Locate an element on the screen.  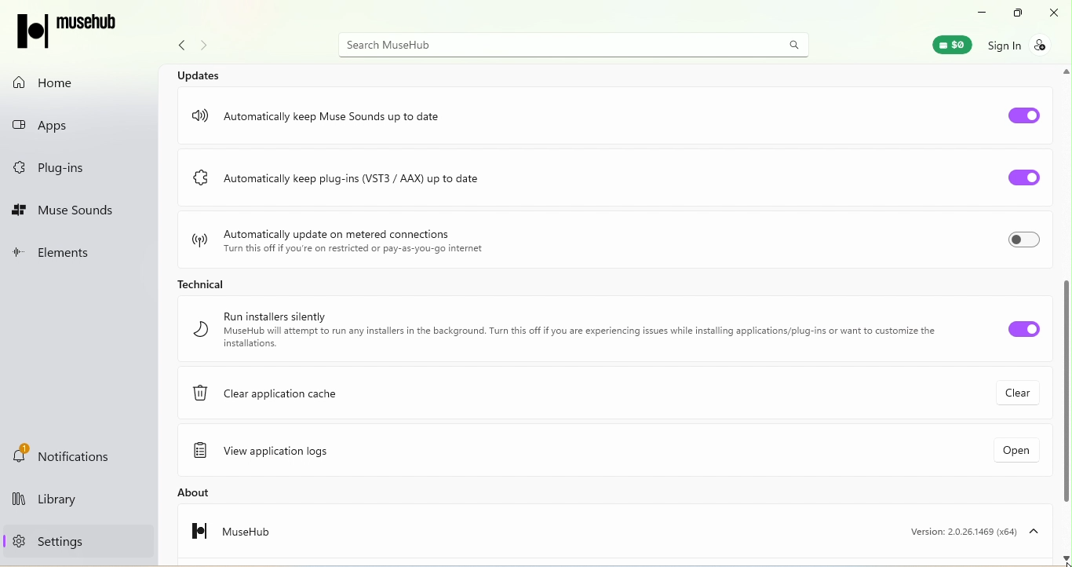
Automatically keep muse sounds up to date is located at coordinates (327, 111).